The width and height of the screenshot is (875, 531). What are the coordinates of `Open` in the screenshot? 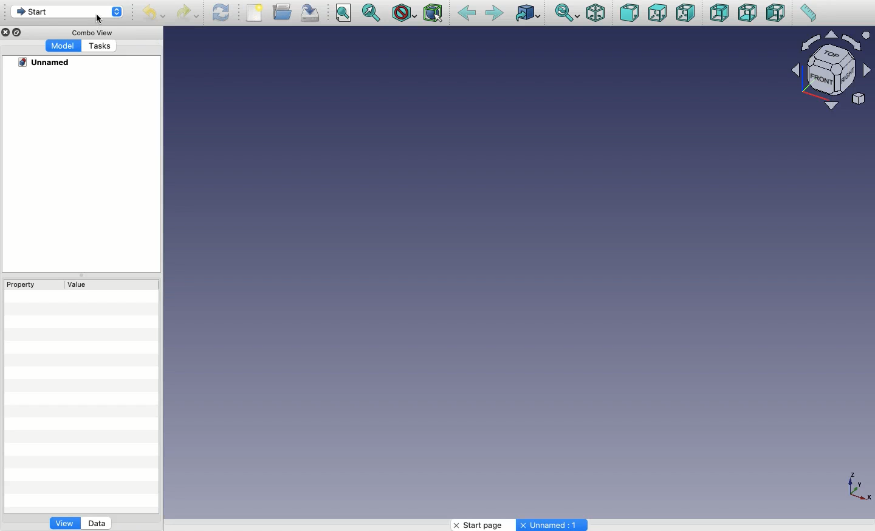 It's located at (284, 12).